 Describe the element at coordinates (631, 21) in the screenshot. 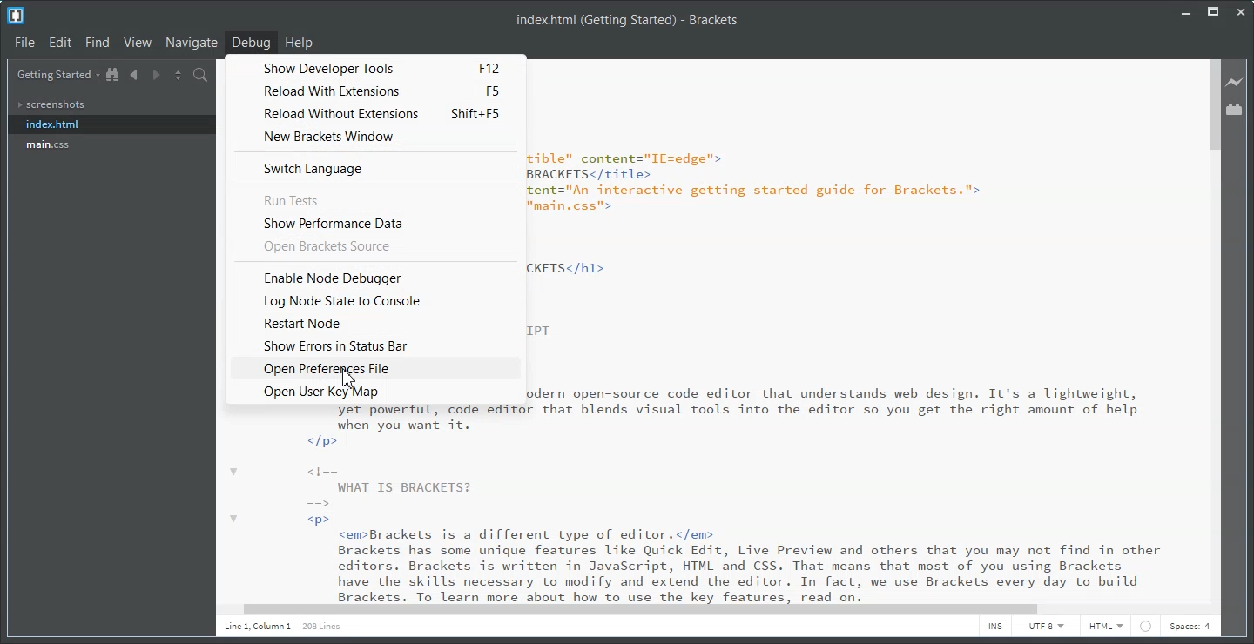

I see `Text` at that location.